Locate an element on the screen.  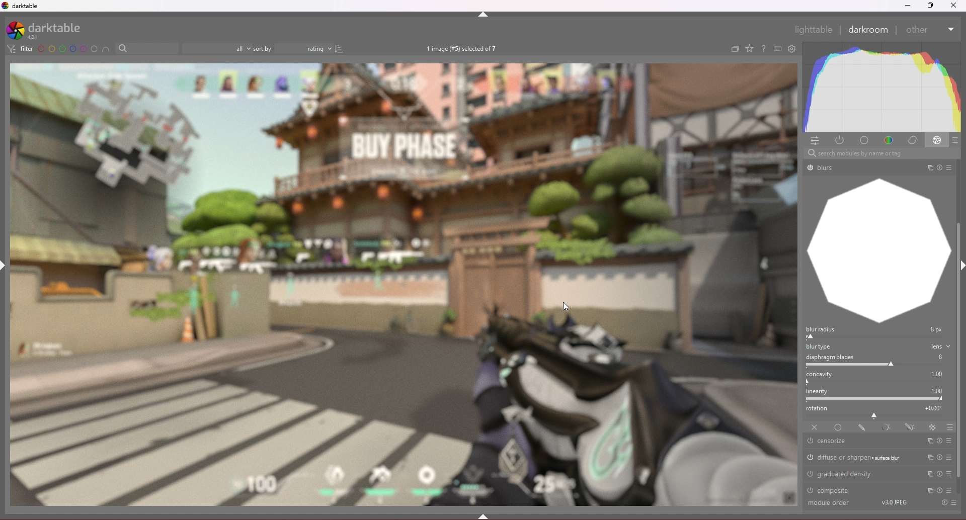
parametric mask is located at coordinates (887, 427).